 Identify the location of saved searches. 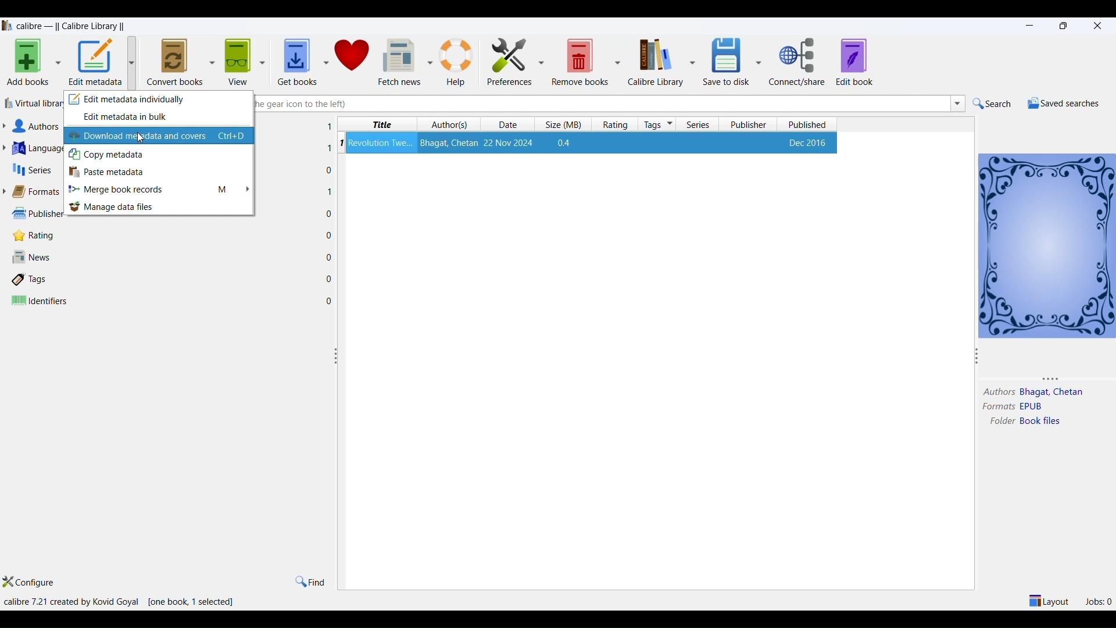
(1061, 102).